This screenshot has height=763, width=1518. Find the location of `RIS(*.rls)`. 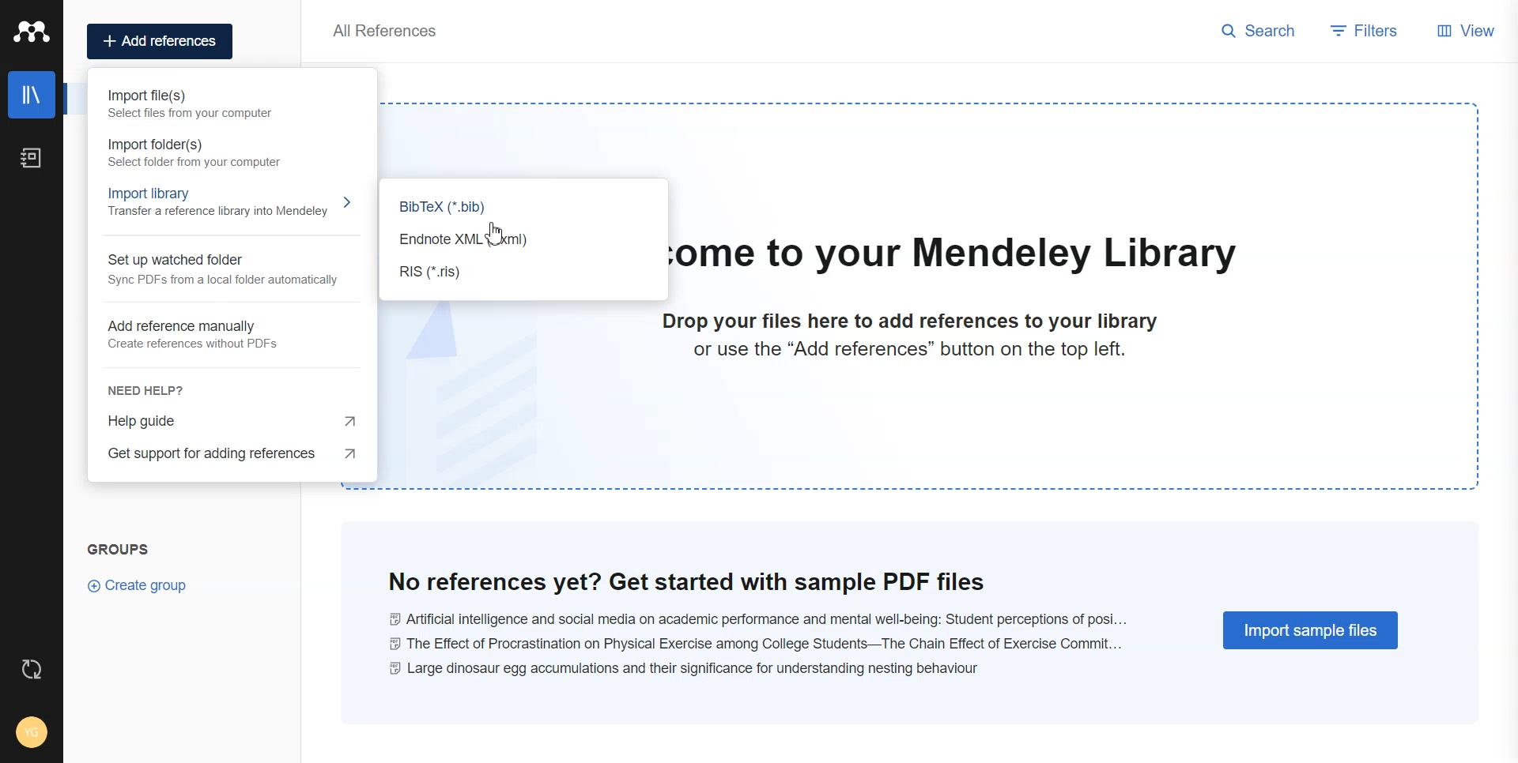

RIS(*.rls) is located at coordinates (508, 275).